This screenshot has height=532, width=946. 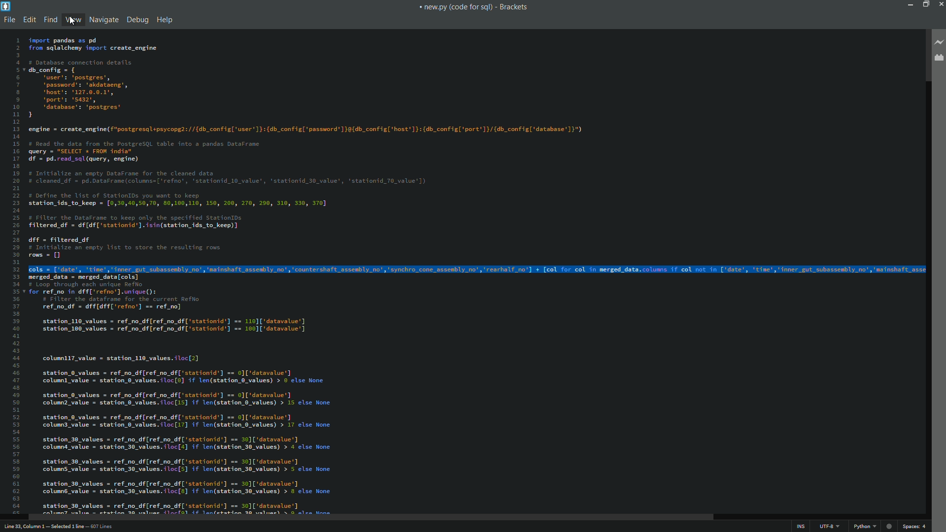 I want to click on app name, so click(x=513, y=7).